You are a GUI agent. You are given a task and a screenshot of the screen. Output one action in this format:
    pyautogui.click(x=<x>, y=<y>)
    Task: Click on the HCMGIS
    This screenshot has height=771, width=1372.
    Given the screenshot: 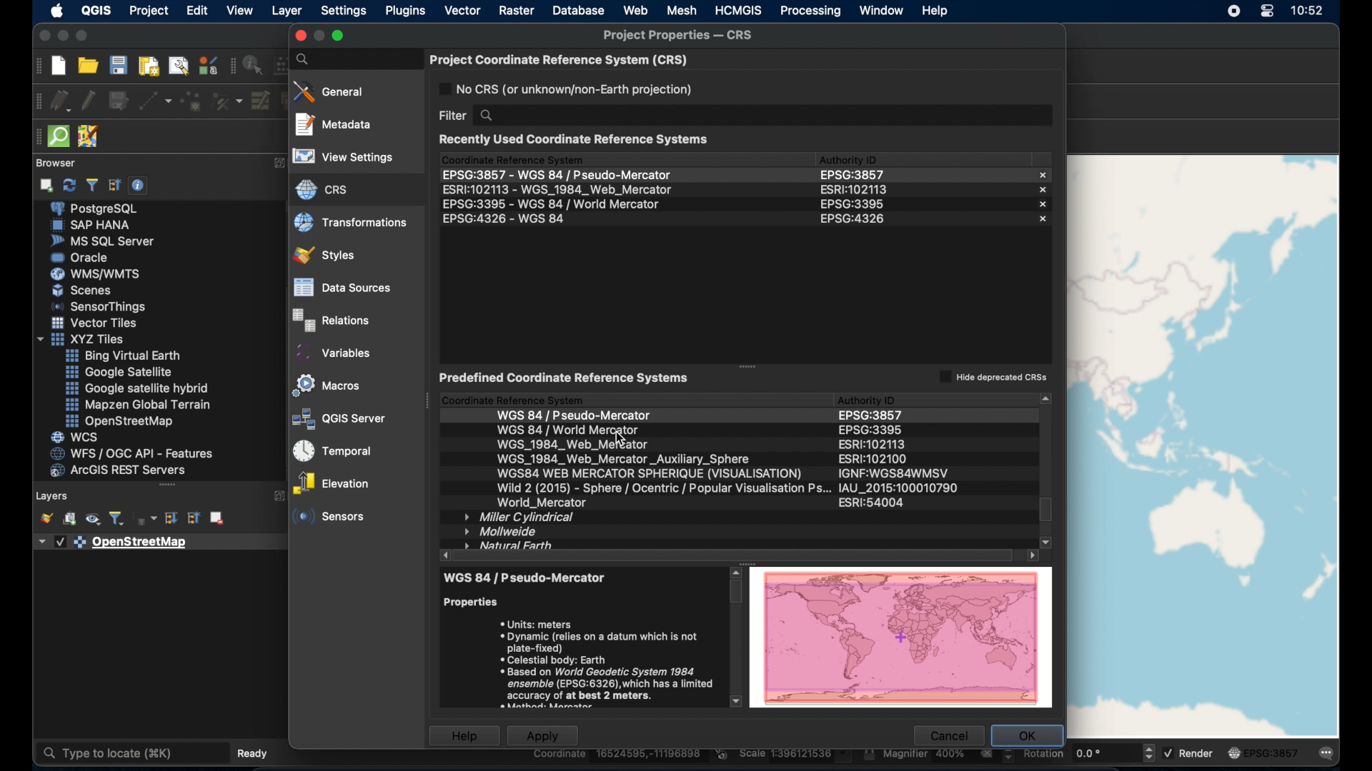 What is the action you would take?
    pyautogui.click(x=740, y=11)
    